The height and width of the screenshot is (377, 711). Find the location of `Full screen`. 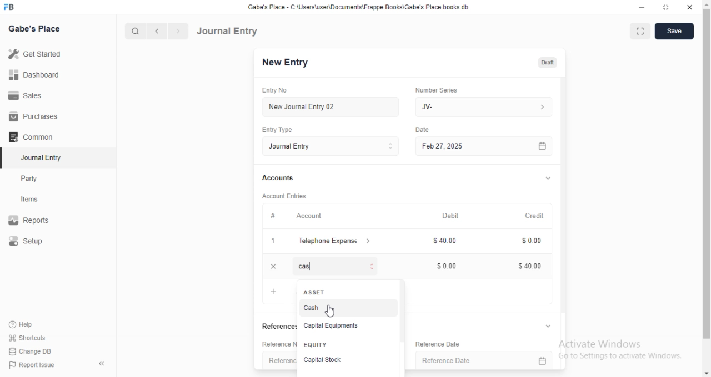

Full screen is located at coordinates (665, 7).